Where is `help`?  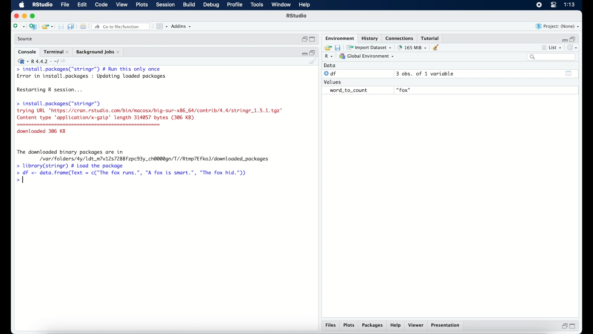
help is located at coordinates (396, 326).